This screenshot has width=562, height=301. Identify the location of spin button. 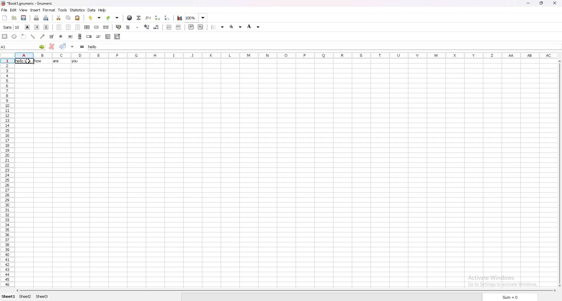
(89, 37).